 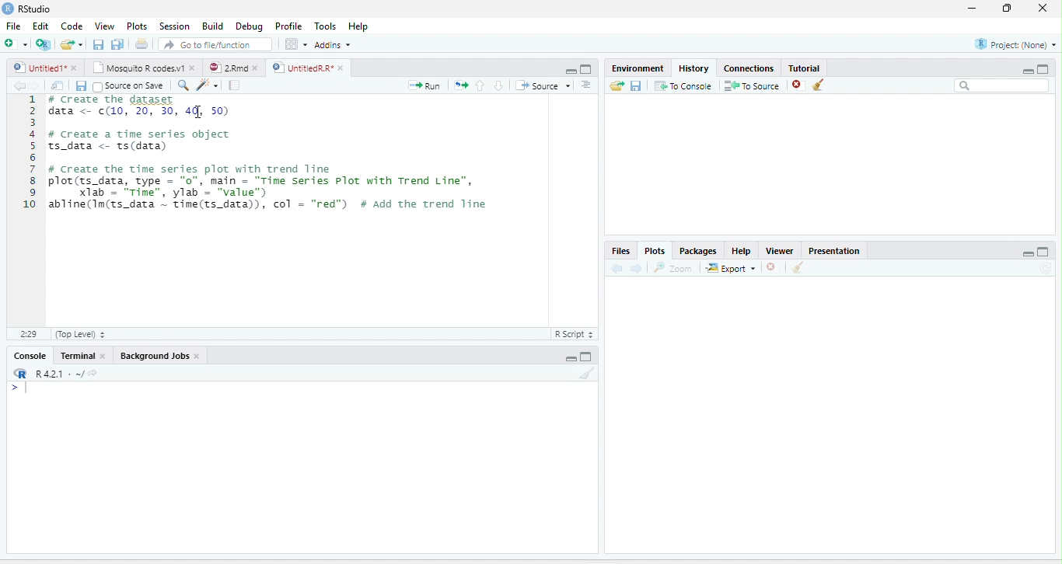 What do you see at coordinates (834, 249) in the screenshot?
I see `Presentation` at bounding box center [834, 249].